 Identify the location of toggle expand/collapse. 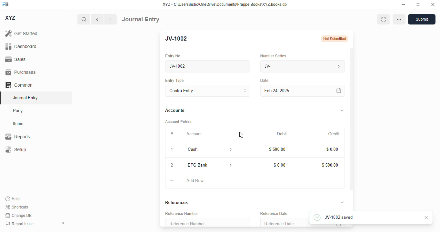
(343, 110).